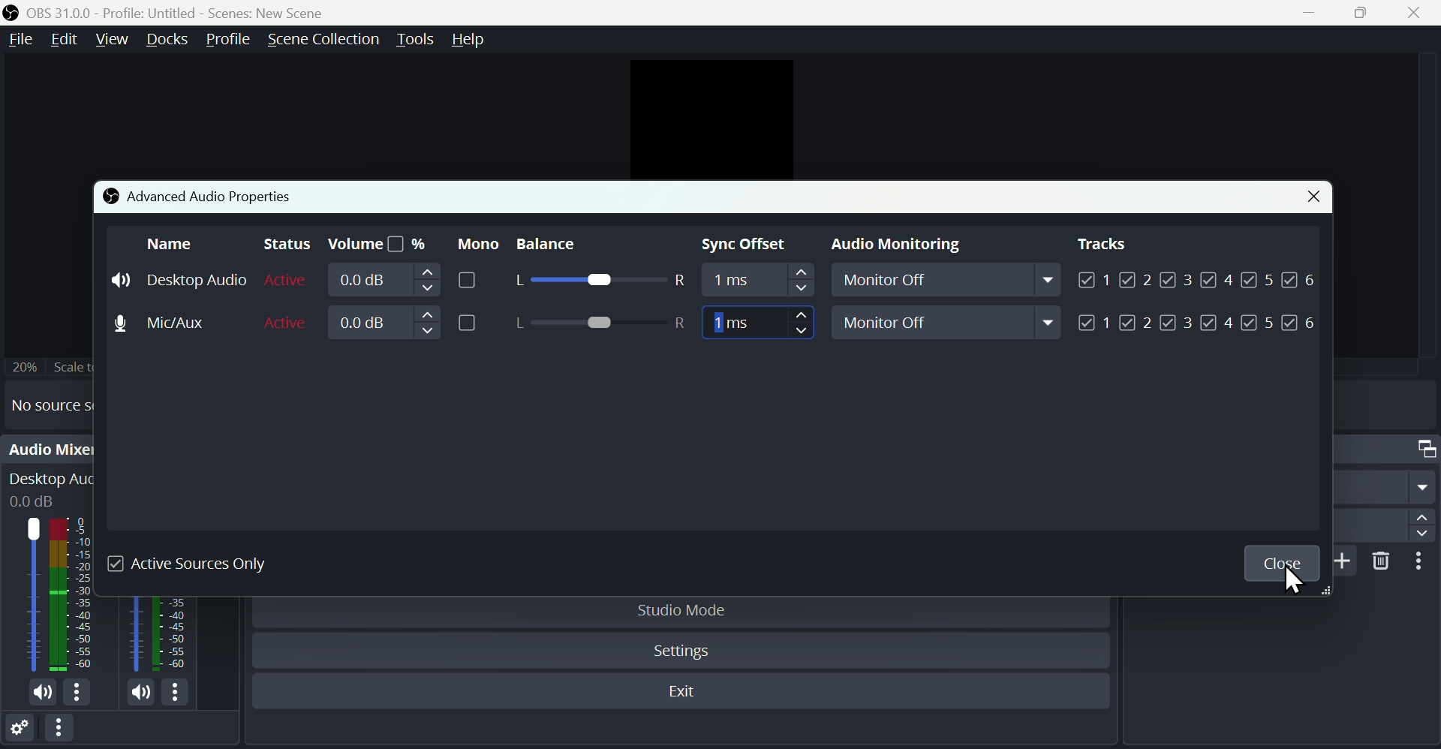 Image resolution: width=1441 pixels, height=749 pixels. Describe the element at coordinates (1418, 13) in the screenshot. I see `close` at that location.